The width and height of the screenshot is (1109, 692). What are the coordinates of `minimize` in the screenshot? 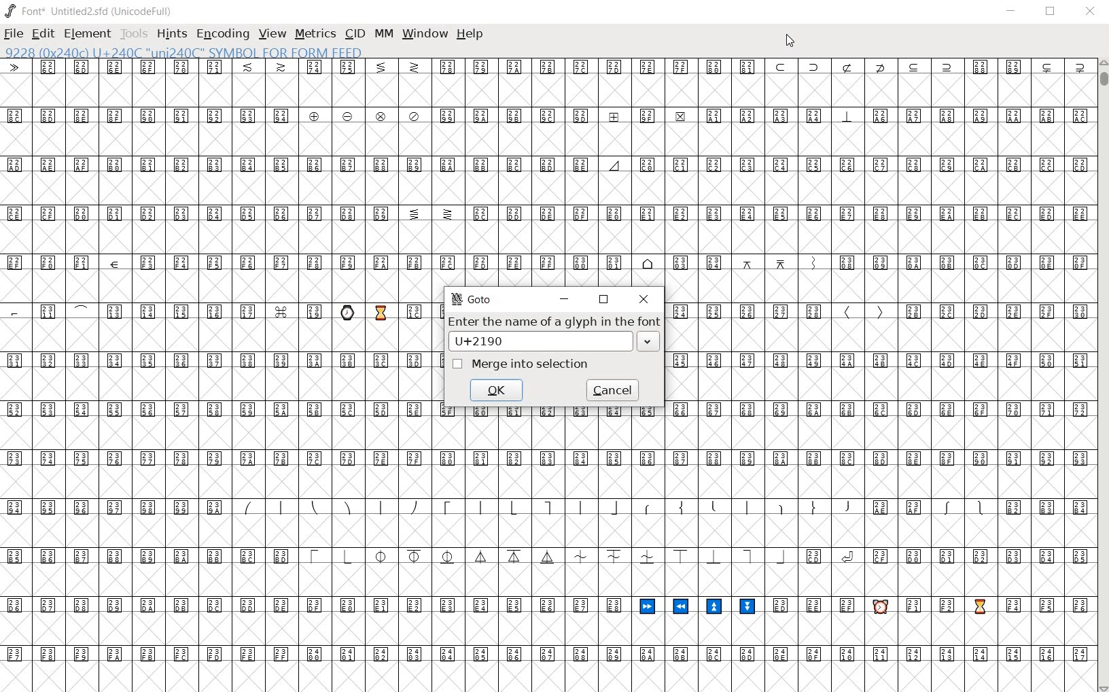 It's located at (565, 300).